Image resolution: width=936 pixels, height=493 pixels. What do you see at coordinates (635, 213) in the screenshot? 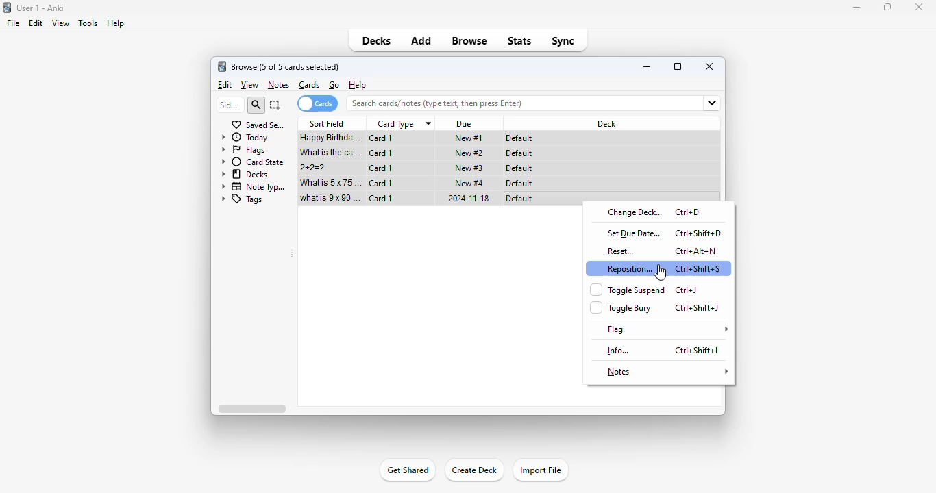
I see `change deck` at bounding box center [635, 213].